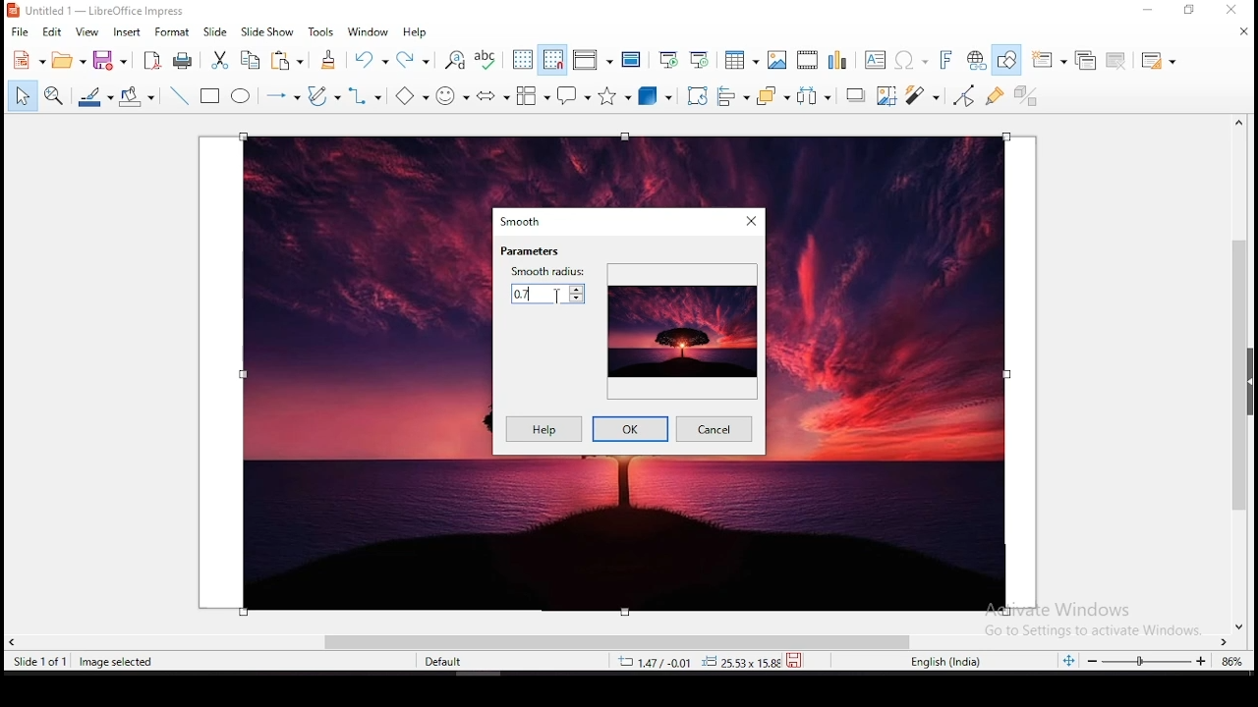 This screenshot has height=707, width=1258. What do you see at coordinates (52, 96) in the screenshot?
I see `zoom and pan` at bounding box center [52, 96].